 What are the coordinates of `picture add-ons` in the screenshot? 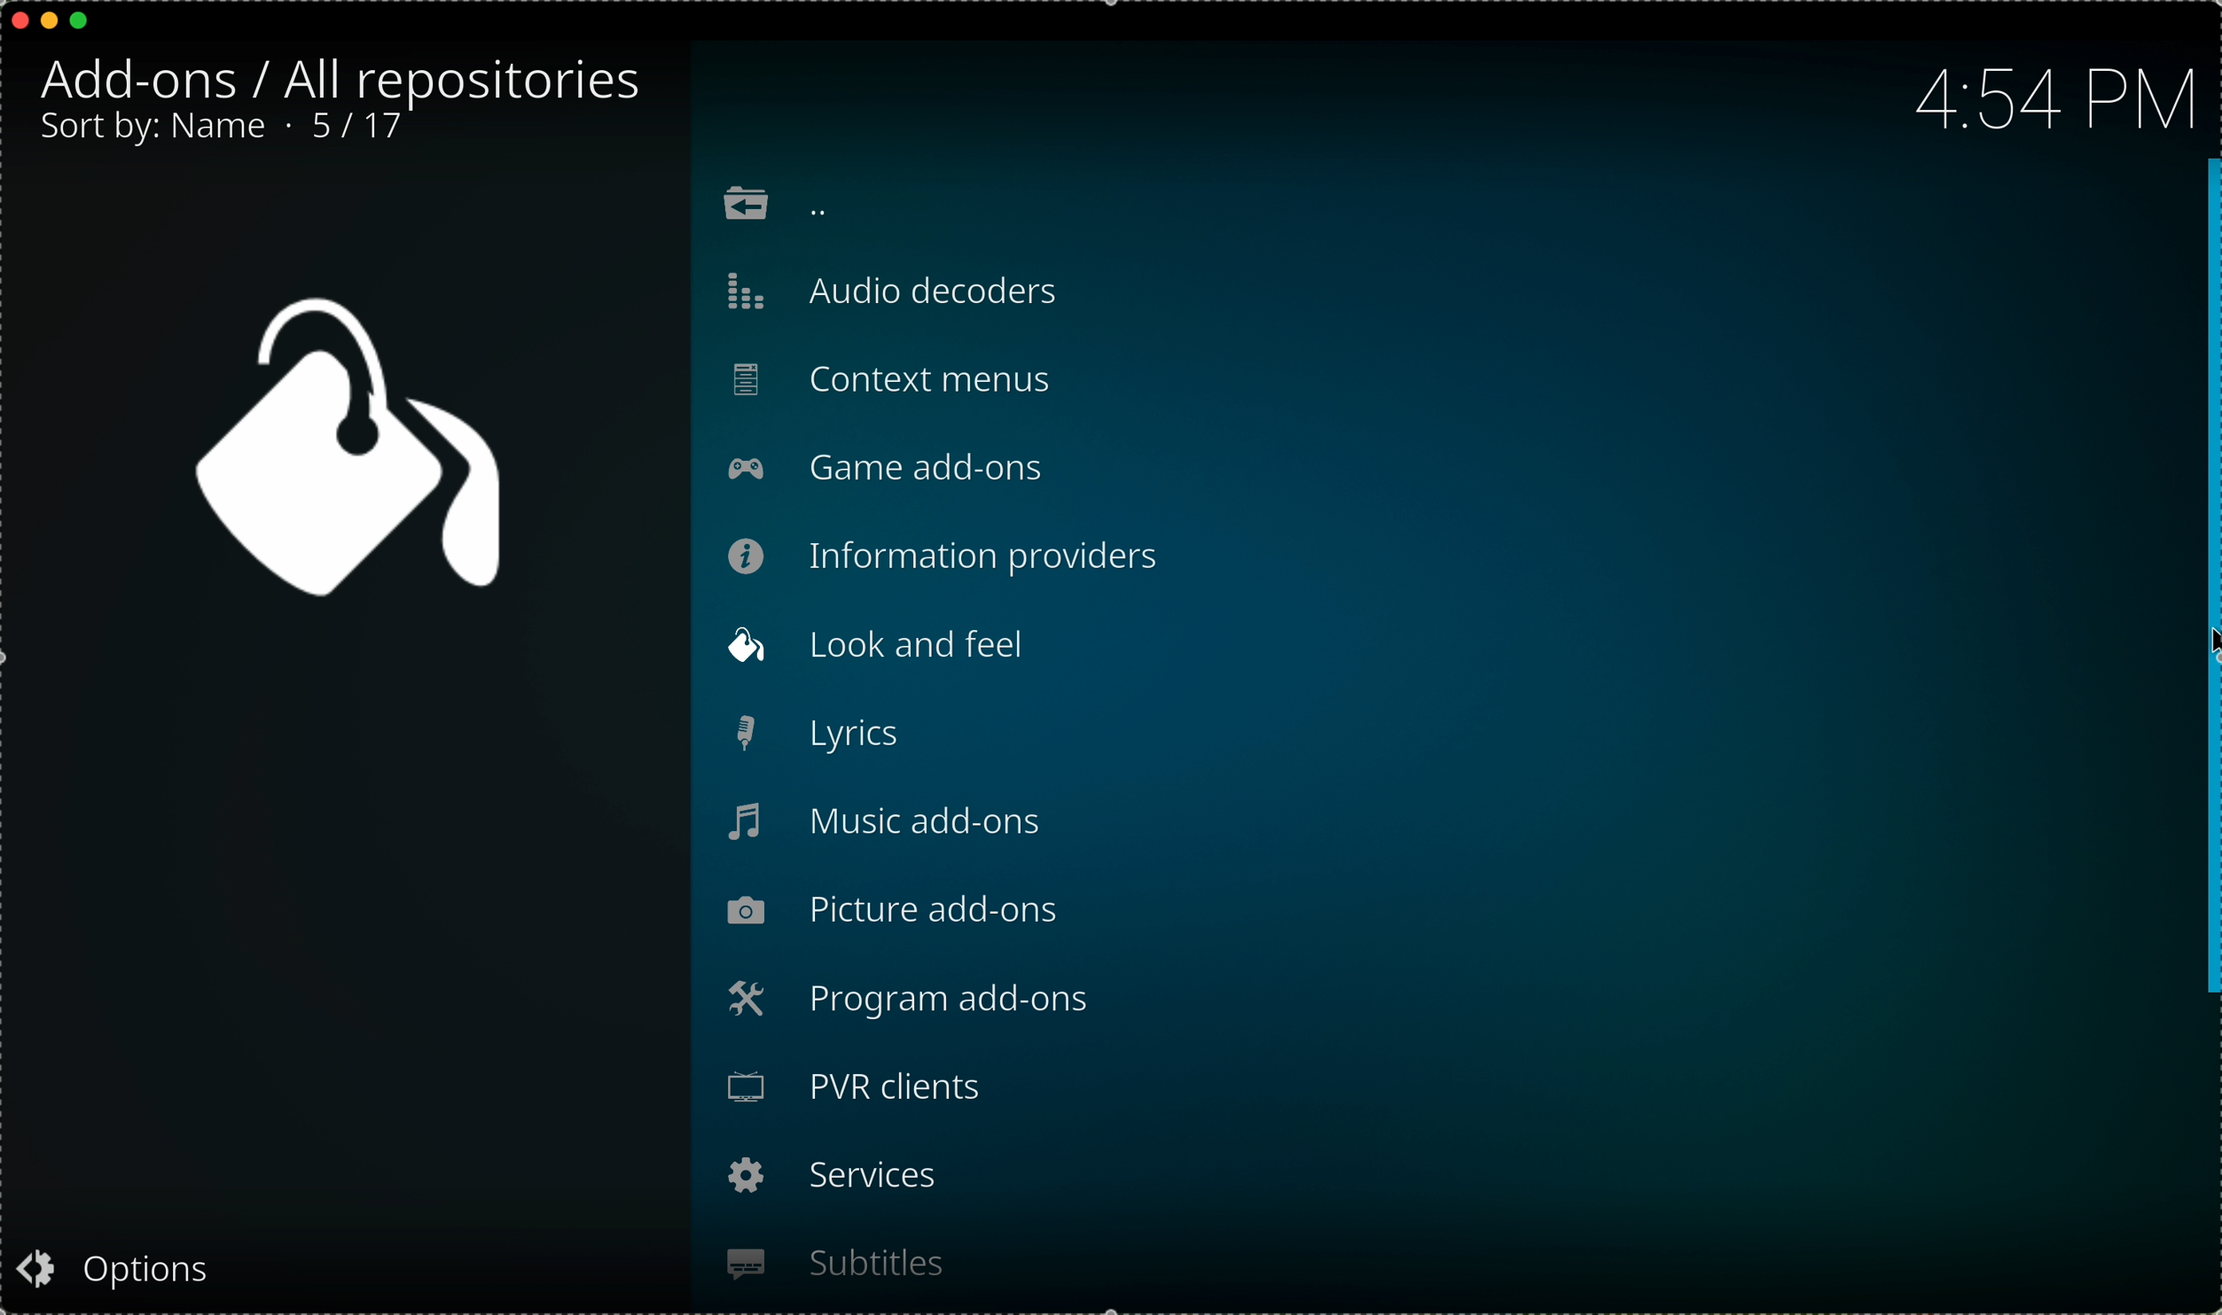 It's located at (900, 911).